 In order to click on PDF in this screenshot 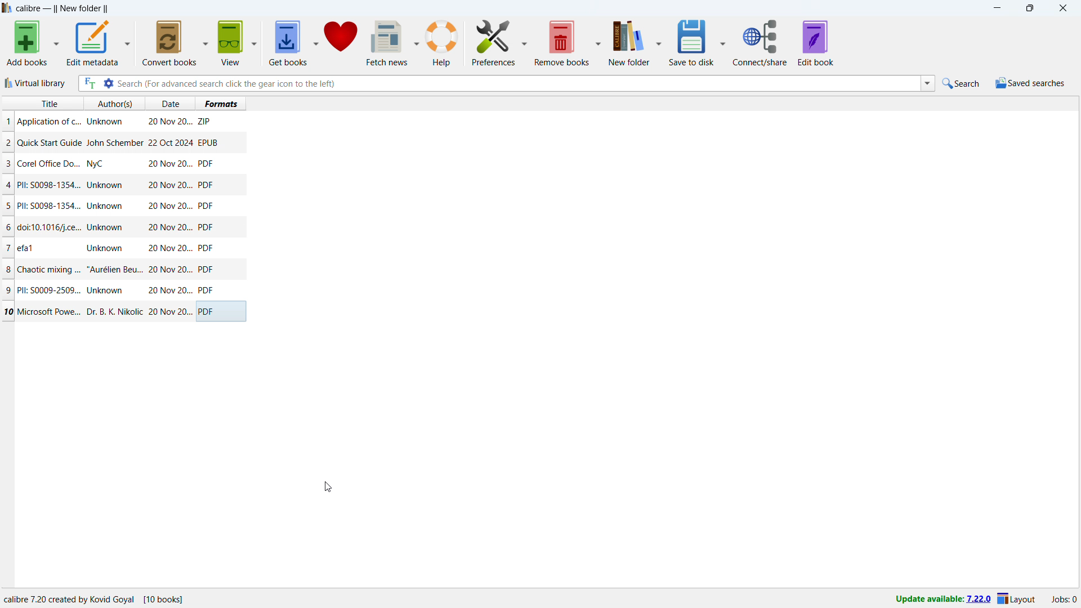, I will do `click(210, 311)`.